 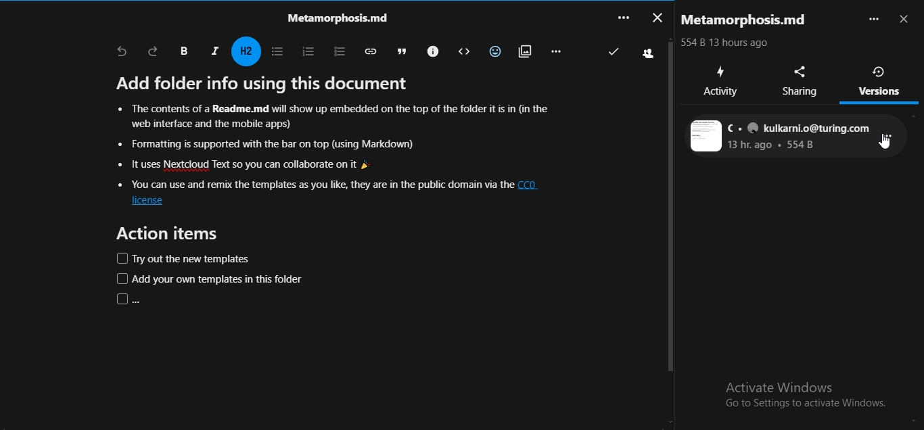 What do you see at coordinates (154, 51) in the screenshot?
I see `redo` at bounding box center [154, 51].